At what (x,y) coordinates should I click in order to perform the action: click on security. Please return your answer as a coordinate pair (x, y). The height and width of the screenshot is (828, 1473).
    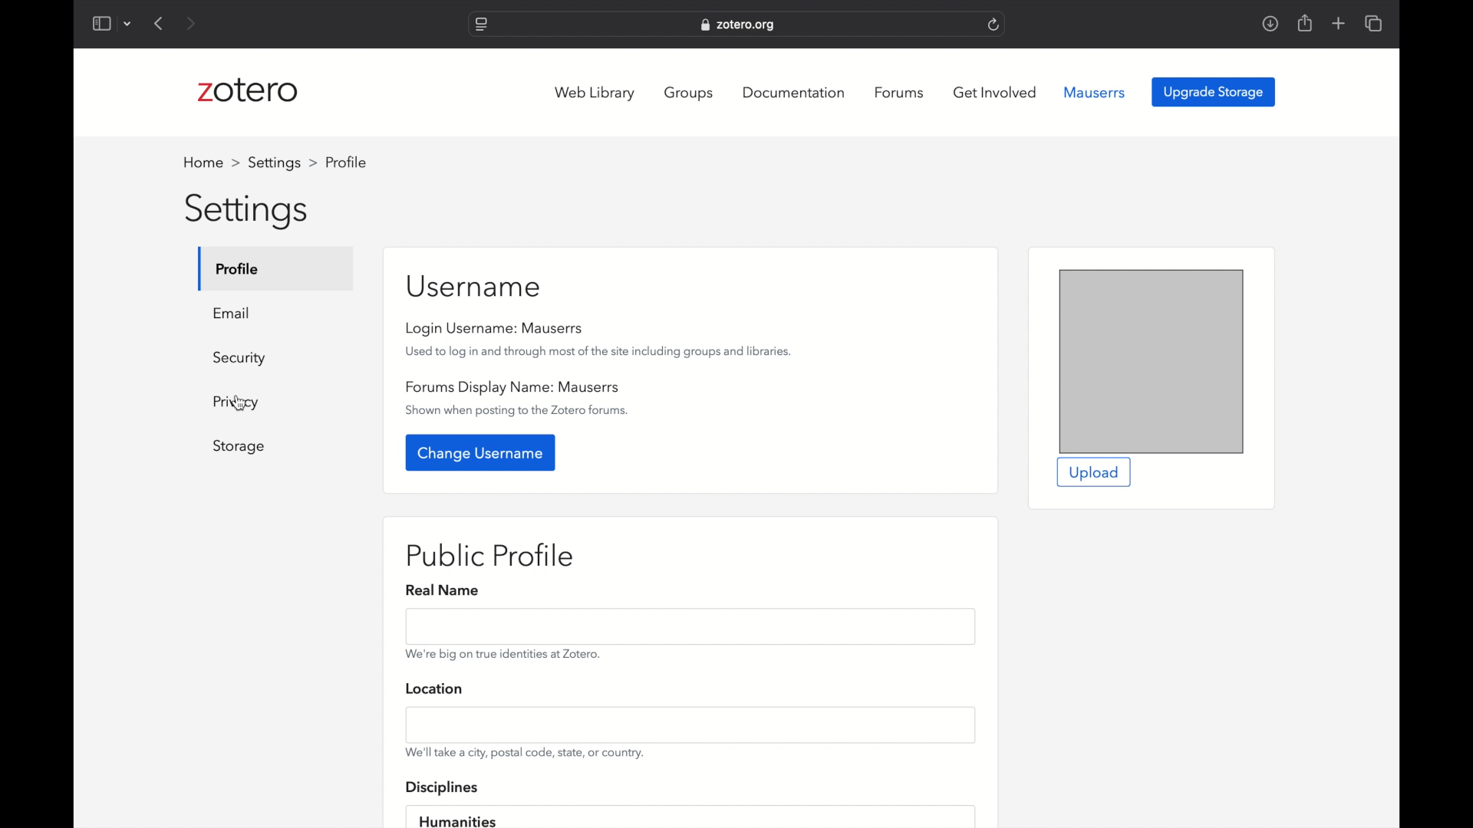
    Looking at the image, I should click on (239, 359).